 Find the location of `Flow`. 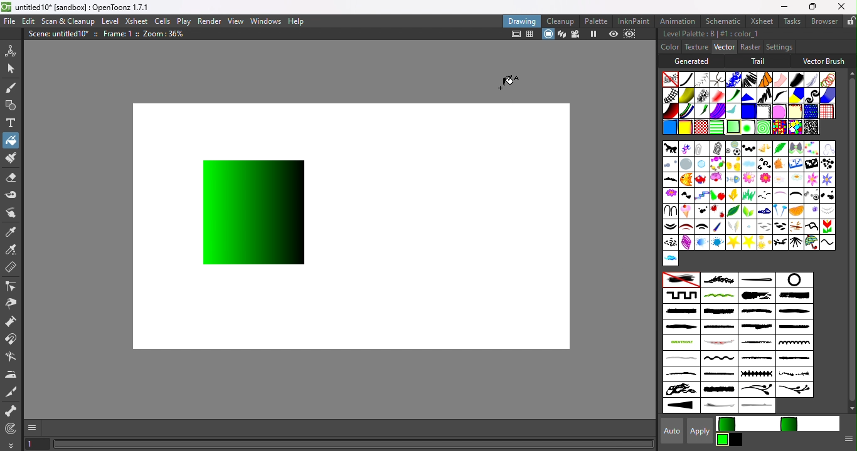

Flow is located at coordinates (748, 180).